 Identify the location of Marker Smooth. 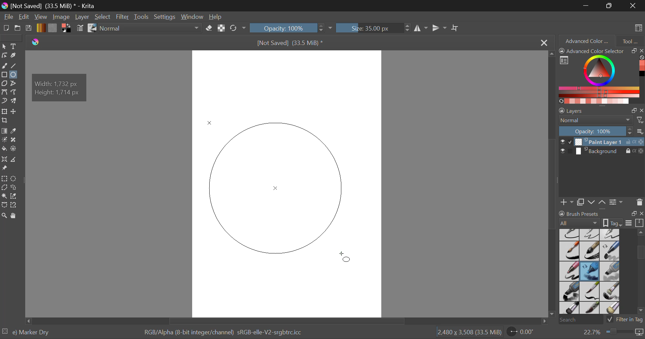
(569, 271).